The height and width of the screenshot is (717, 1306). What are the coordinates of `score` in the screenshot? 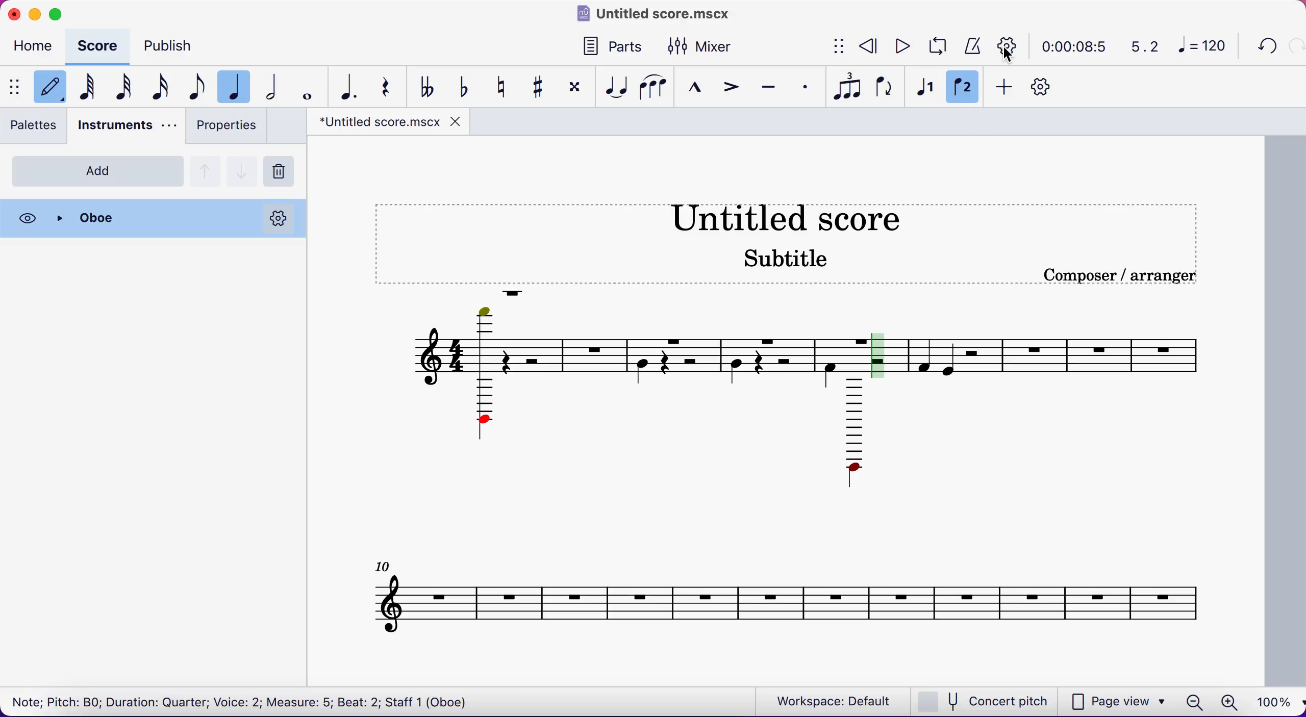 It's located at (101, 46).